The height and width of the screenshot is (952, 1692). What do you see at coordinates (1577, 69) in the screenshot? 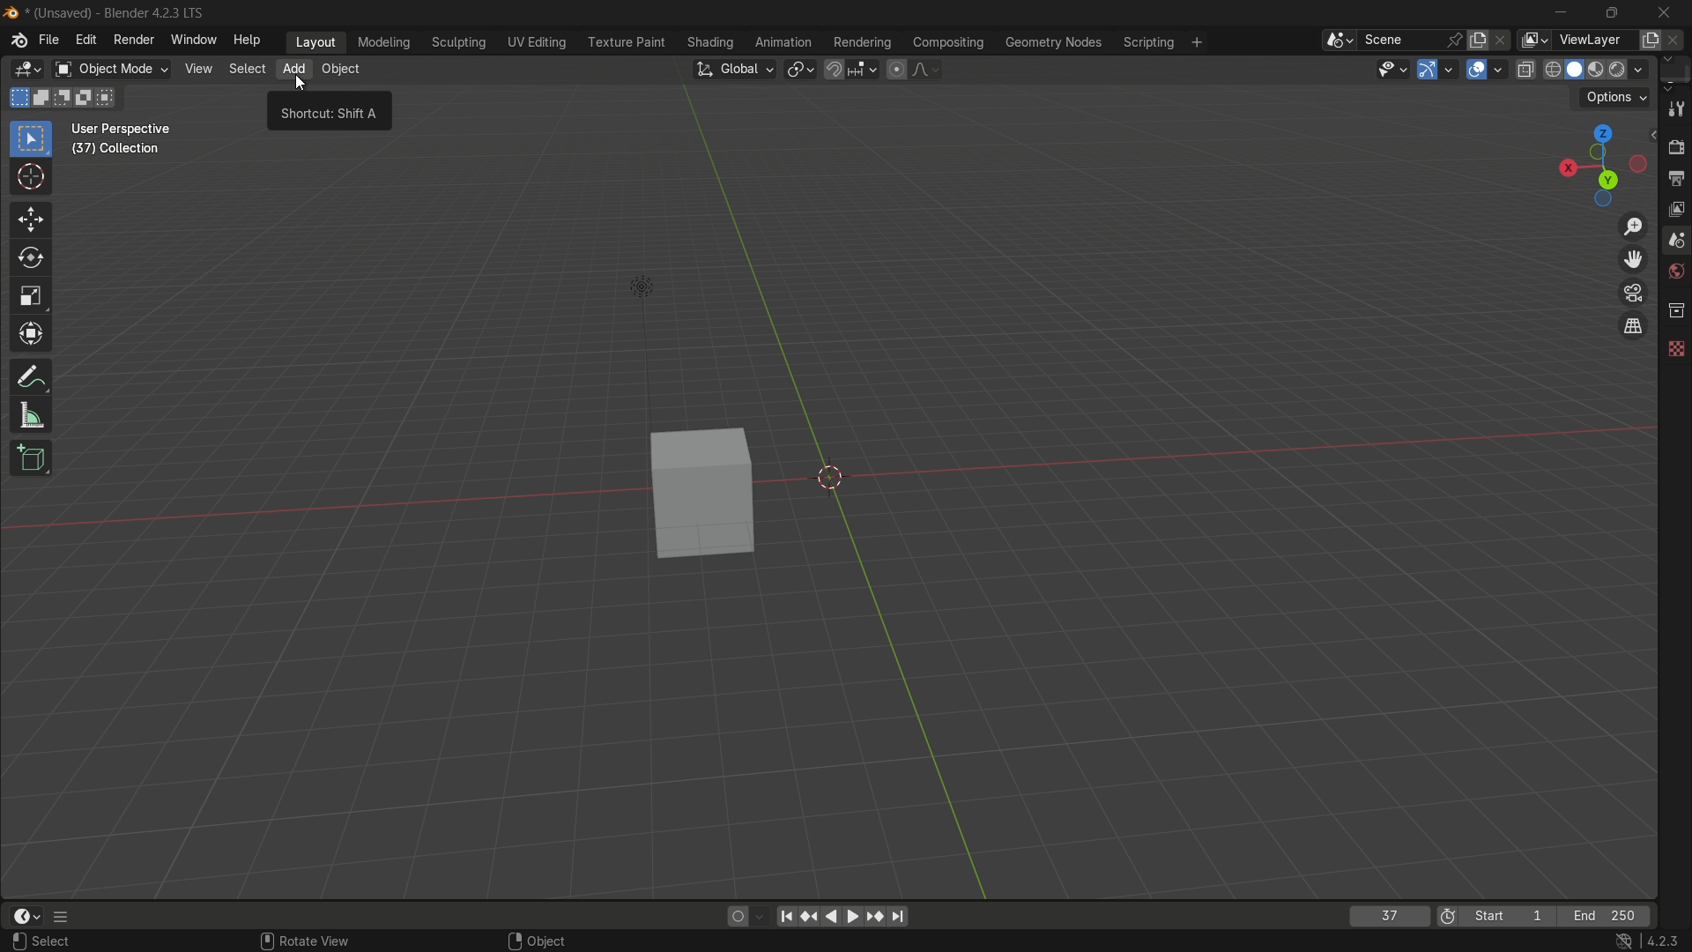
I see `solid` at bounding box center [1577, 69].